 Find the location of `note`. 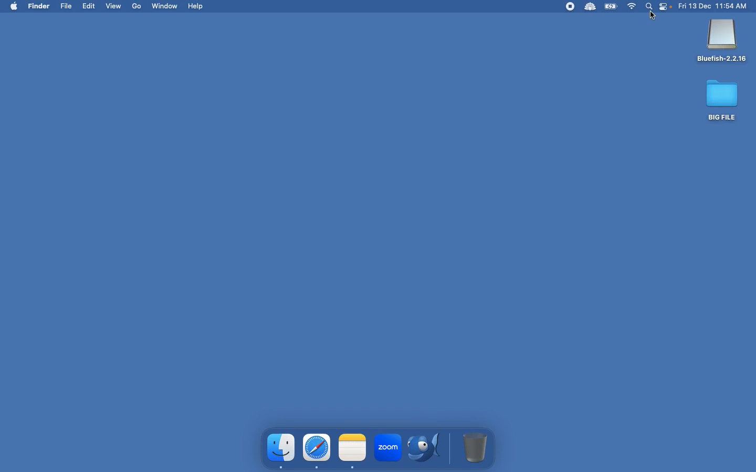

note is located at coordinates (352, 446).